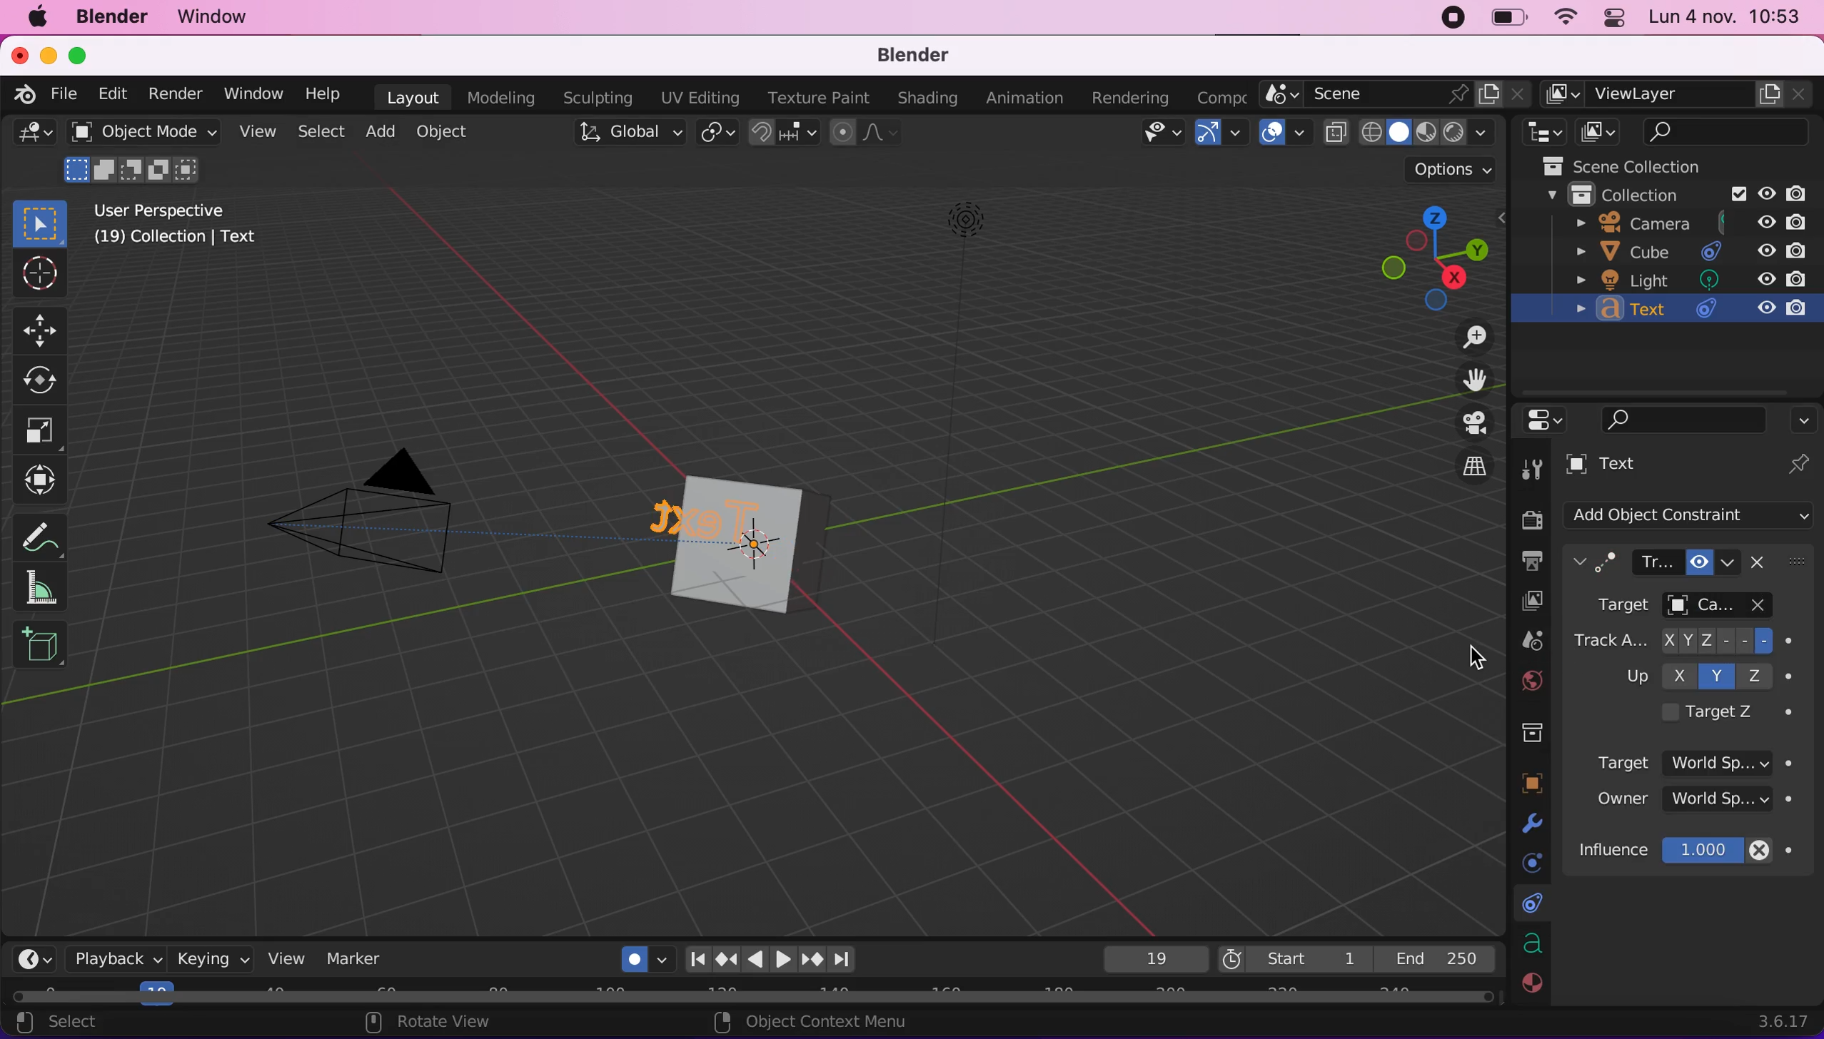  I want to click on paintbrush, so click(1763, 608).